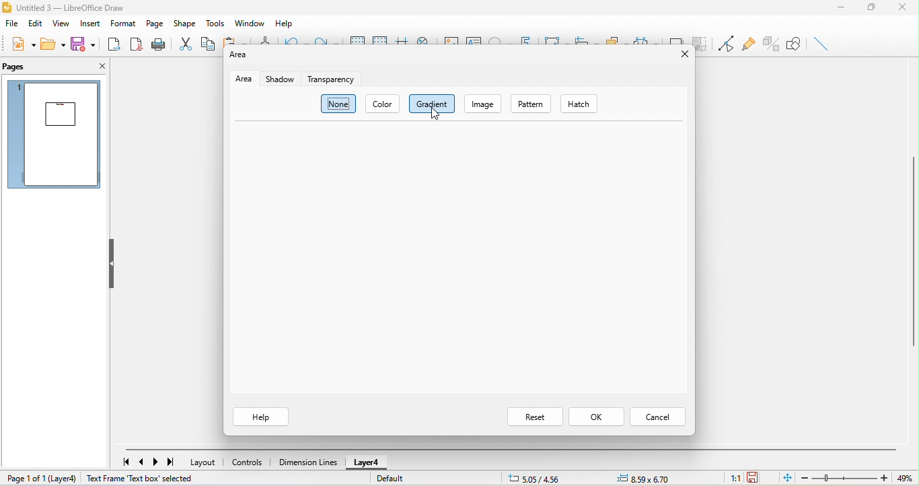 This screenshot has height=486, width=919. I want to click on controls, so click(248, 463).